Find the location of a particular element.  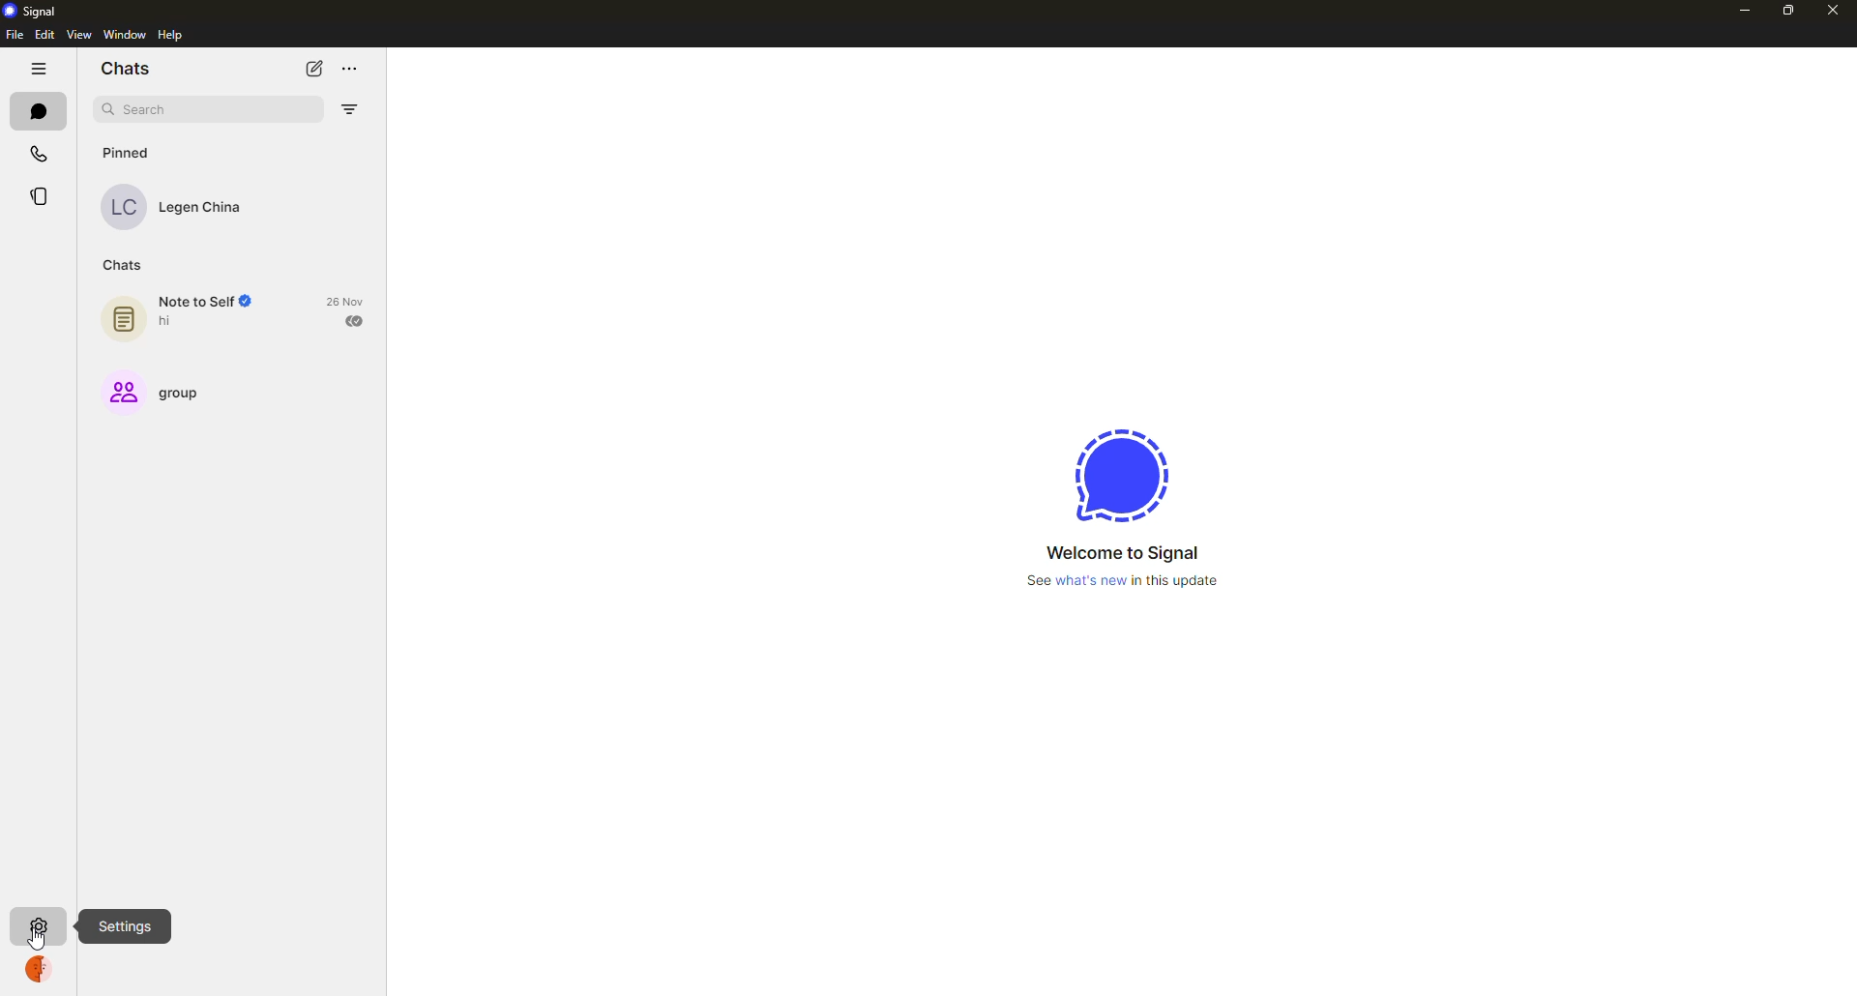

chats is located at coordinates (128, 69).